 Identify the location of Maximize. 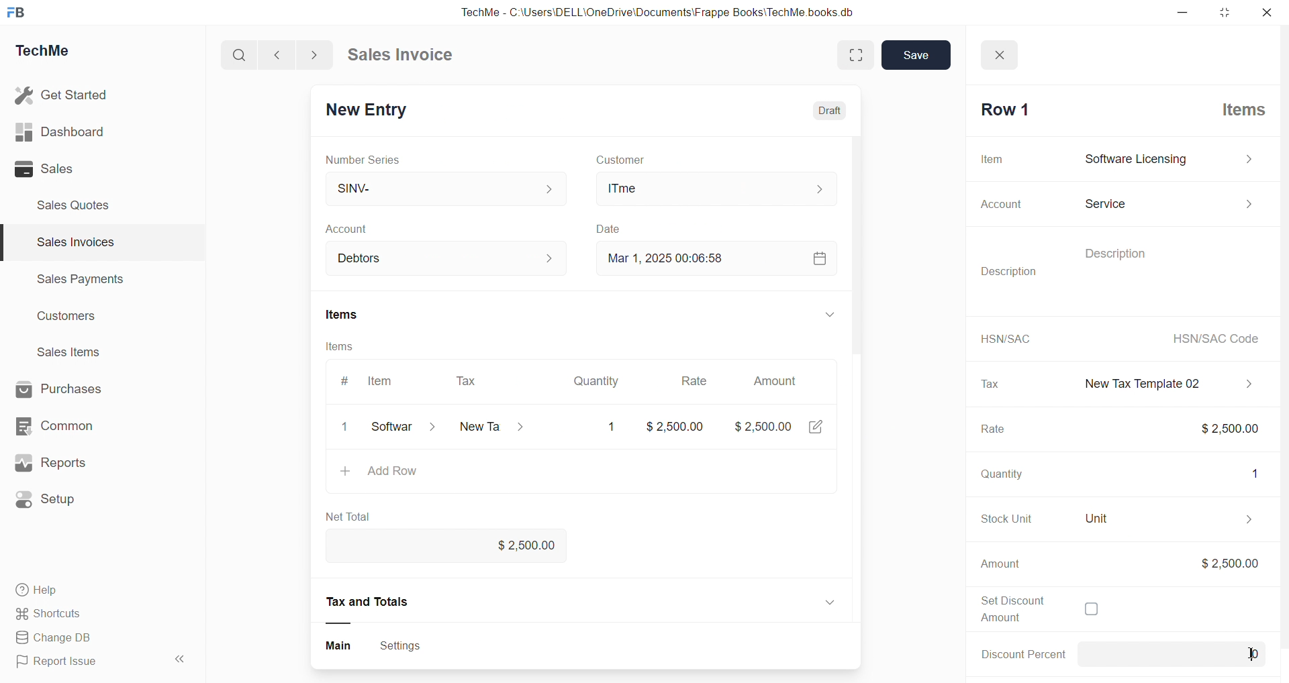
(1227, 15).